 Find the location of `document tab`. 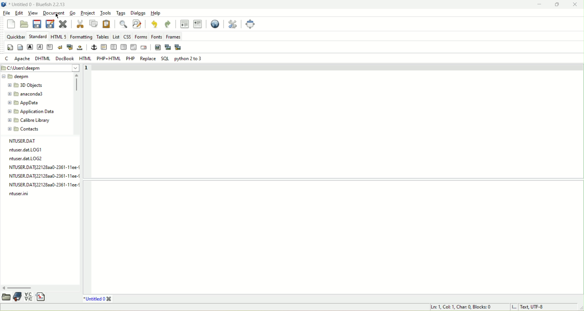

document tab is located at coordinates (94, 299).